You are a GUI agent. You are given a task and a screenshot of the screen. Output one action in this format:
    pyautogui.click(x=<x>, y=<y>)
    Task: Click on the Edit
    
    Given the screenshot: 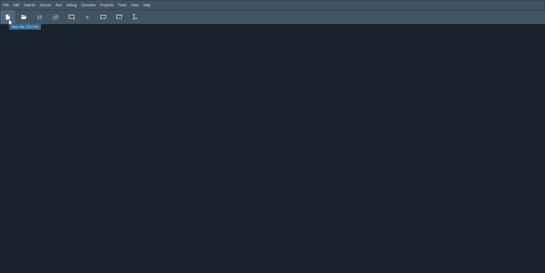 What is the action you would take?
    pyautogui.click(x=16, y=5)
    